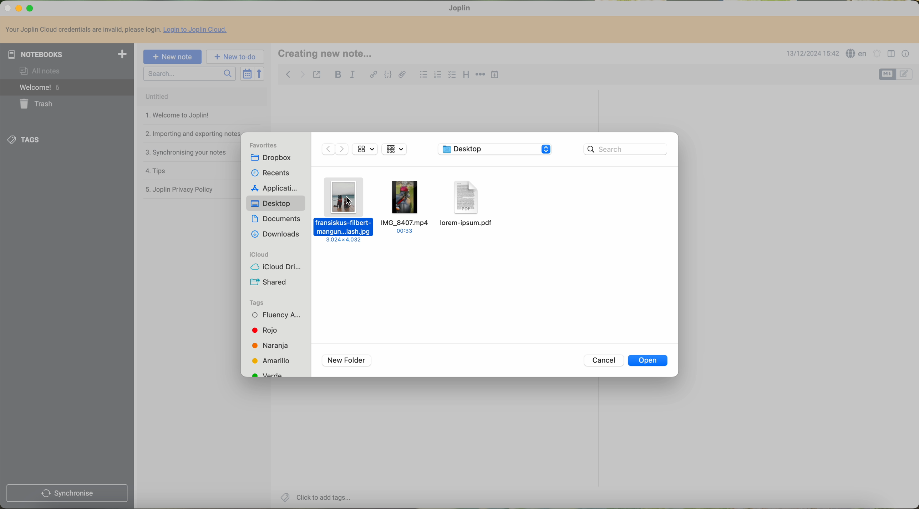  I want to click on synchronise, so click(67, 494).